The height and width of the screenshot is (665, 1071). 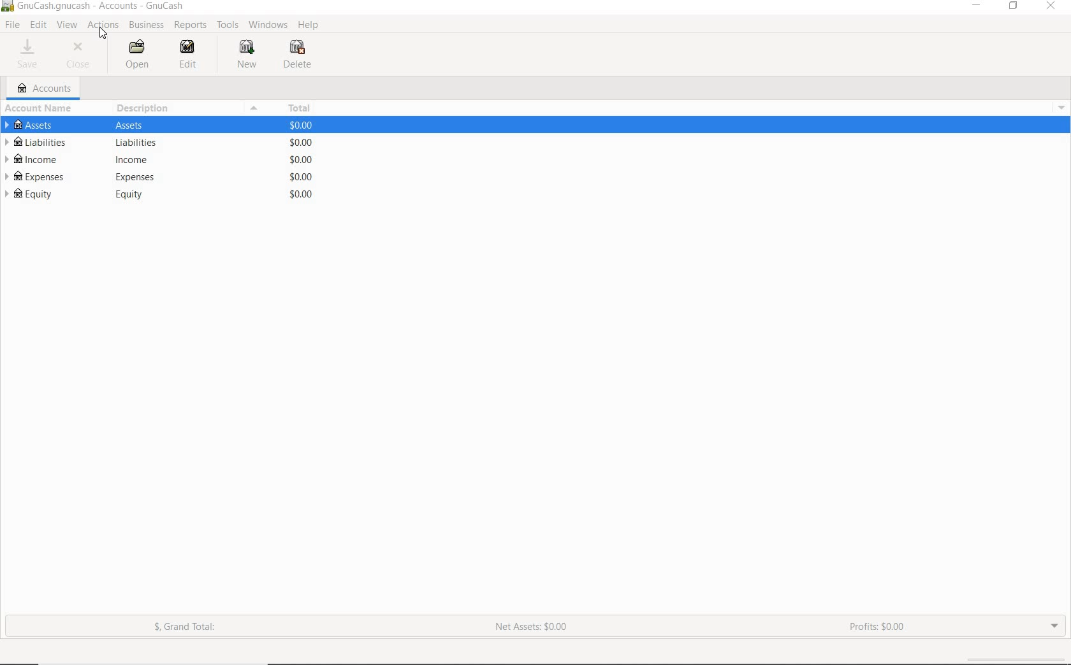 What do you see at coordinates (1055, 626) in the screenshot?
I see `EXPAND` at bounding box center [1055, 626].